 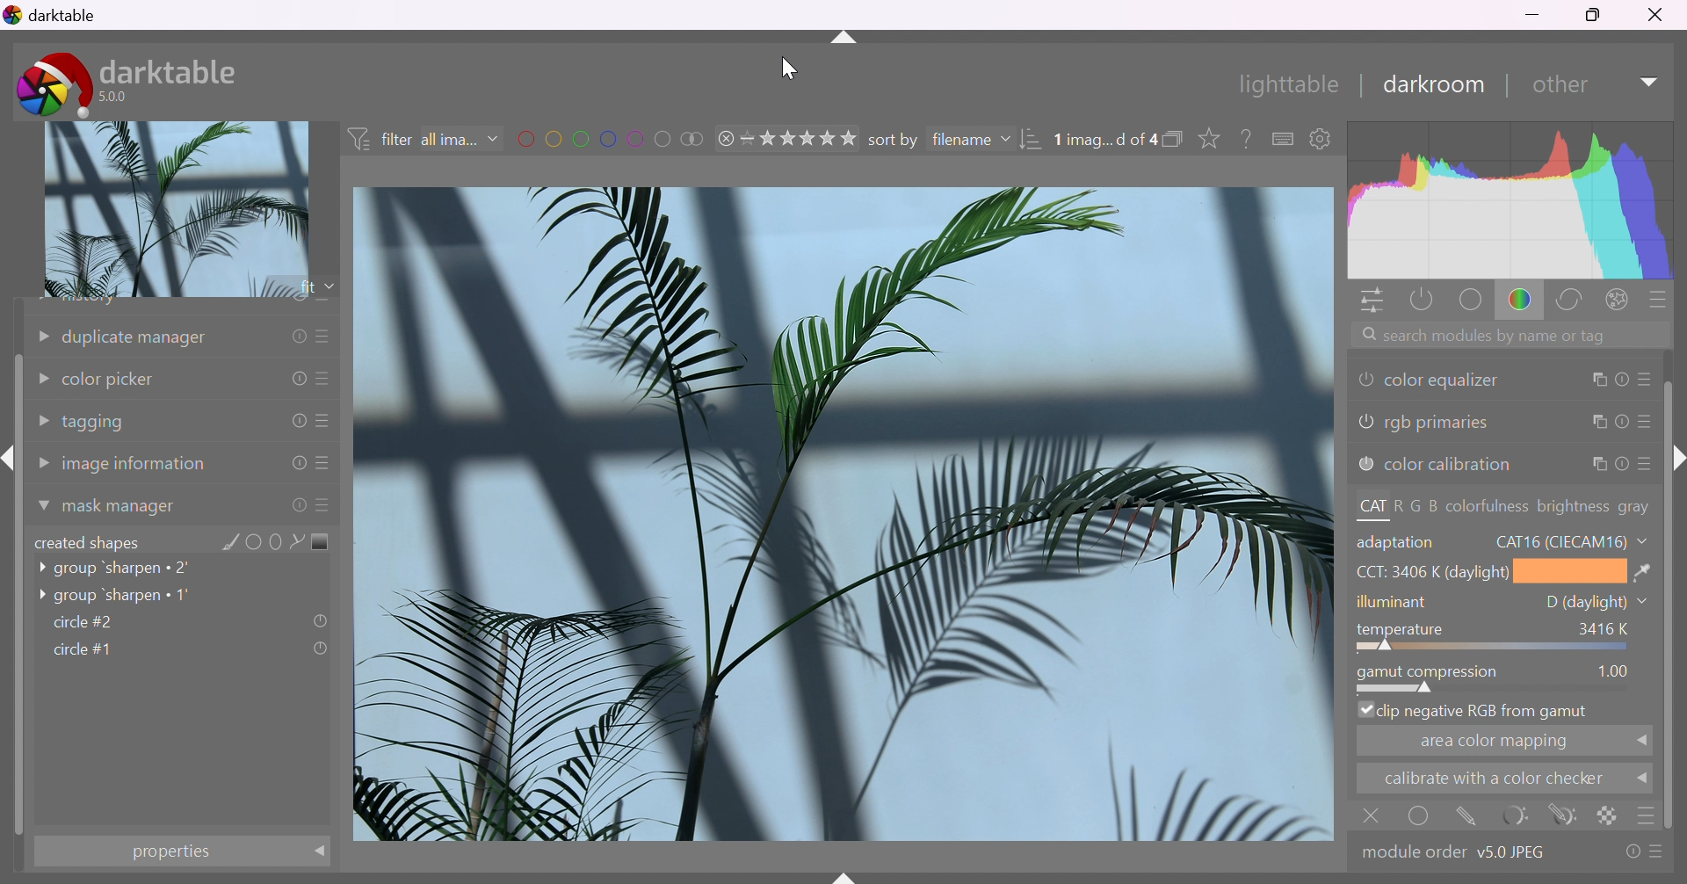 I want to click on quick access panel, so click(x=1371, y=301).